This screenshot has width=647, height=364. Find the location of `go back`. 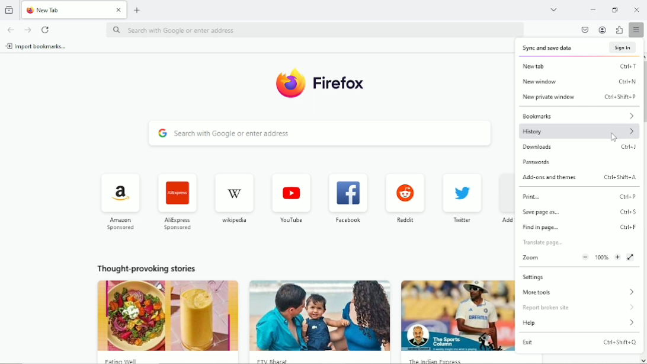

go back is located at coordinates (11, 30).